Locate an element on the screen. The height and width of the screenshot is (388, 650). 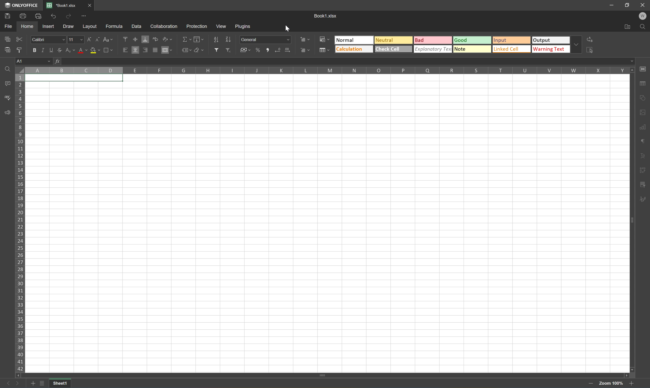
Select all is located at coordinates (591, 51).